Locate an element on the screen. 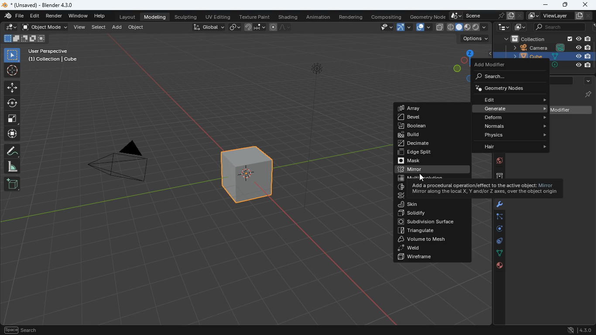  geometry nodes is located at coordinates (507, 89).